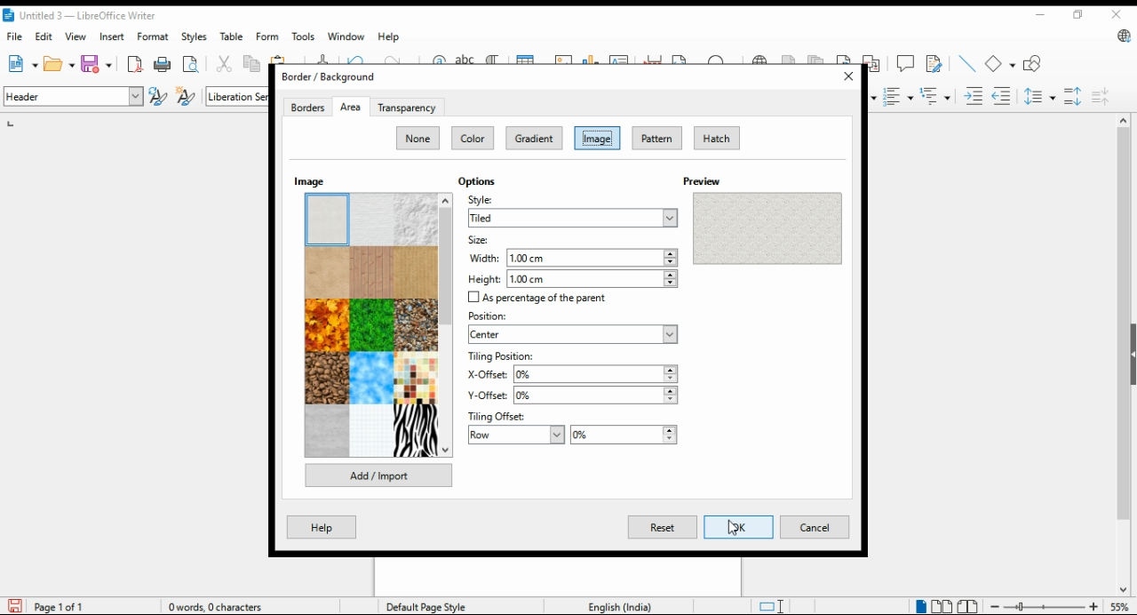 The height and width of the screenshot is (615, 1137). Describe the element at coordinates (871, 63) in the screenshot. I see `insert cross-reference` at that location.